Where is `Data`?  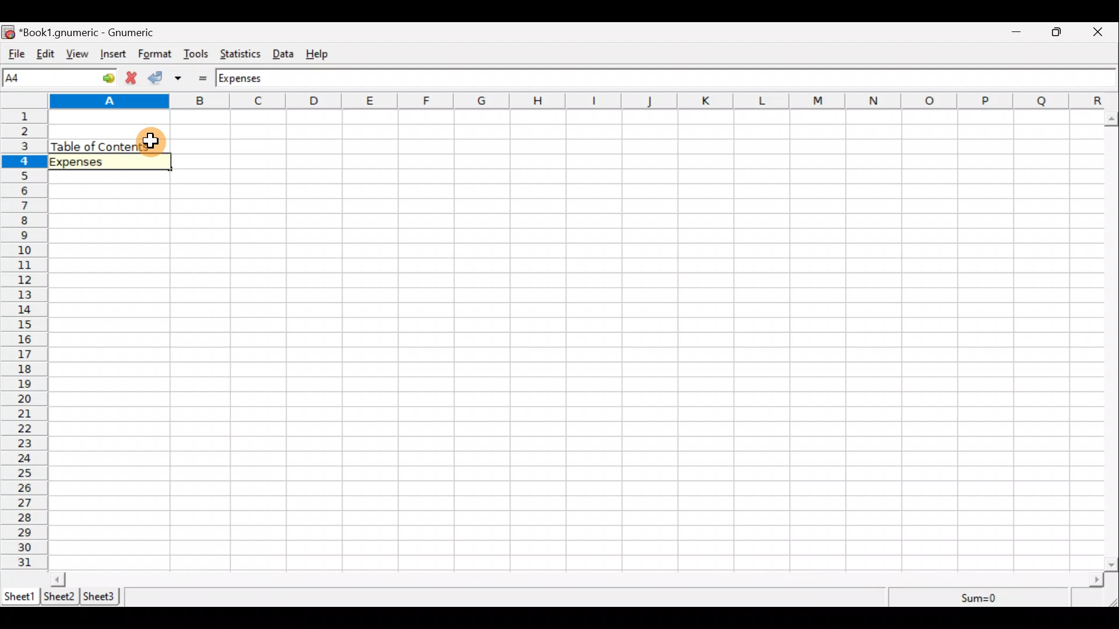 Data is located at coordinates (287, 54).